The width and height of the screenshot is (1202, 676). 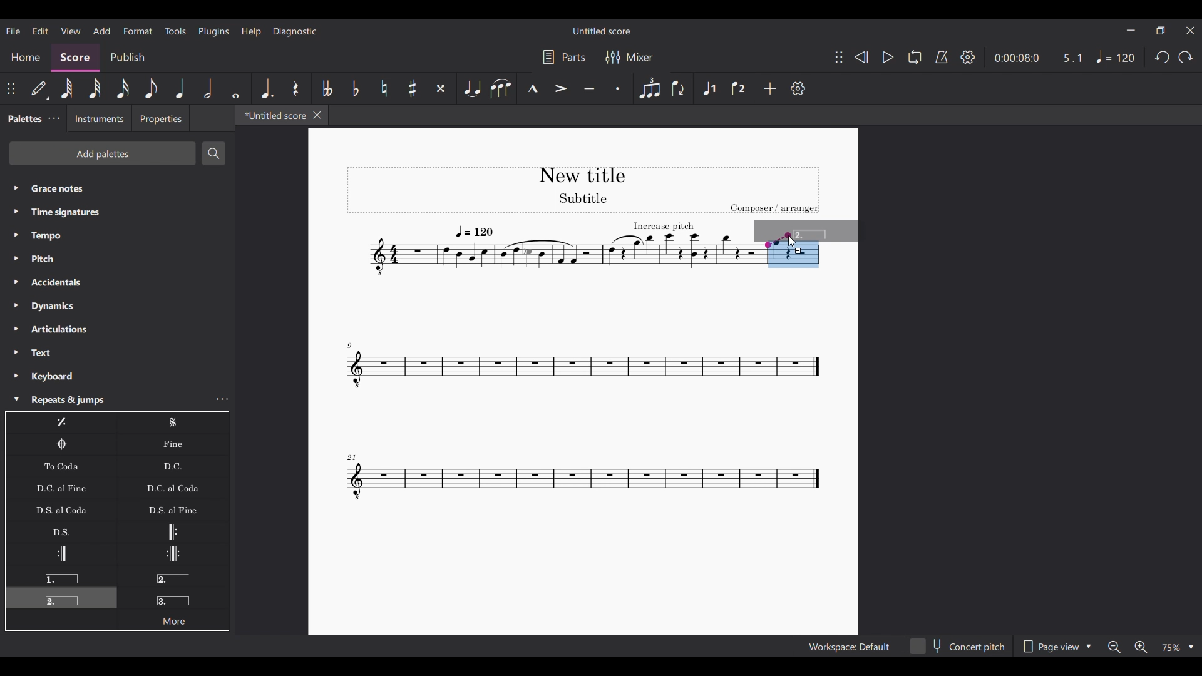 I want to click on Concert pitch toggle, so click(x=958, y=646).